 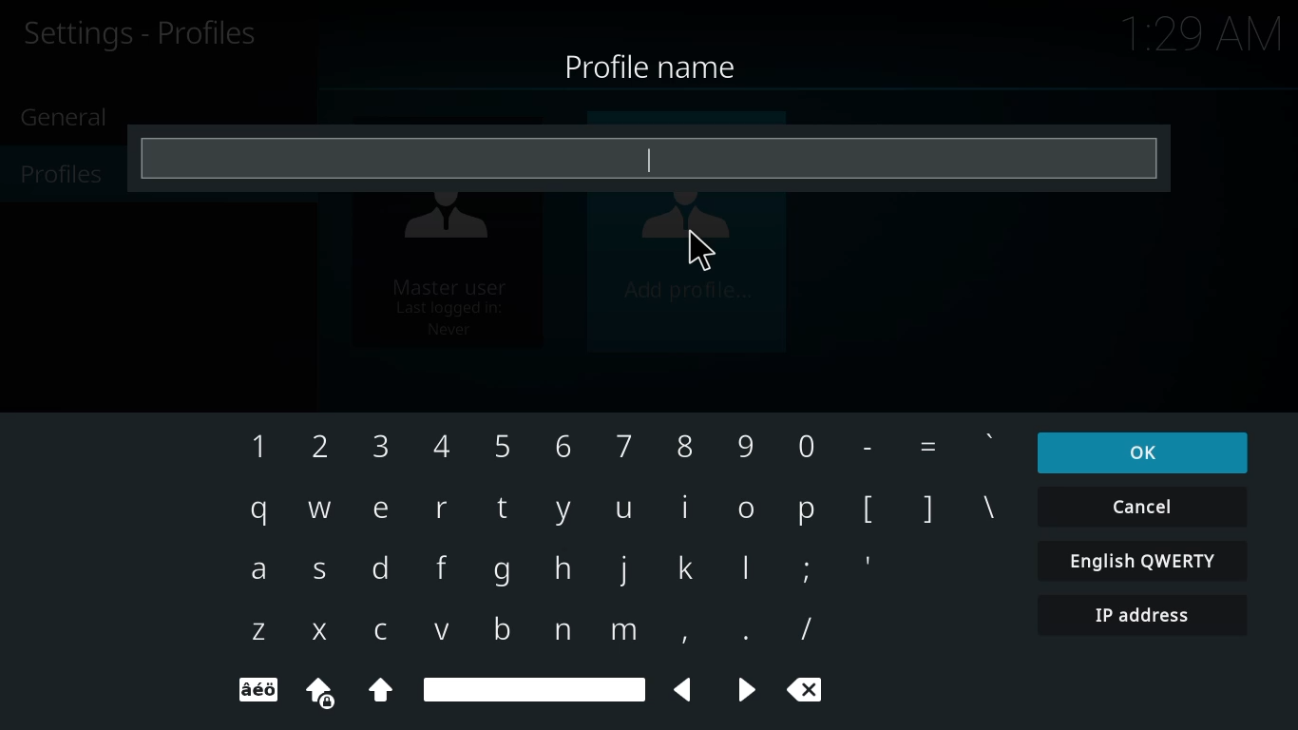 What do you see at coordinates (382, 450) in the screenshot?
I see `3` at bounding box center [382, 450].